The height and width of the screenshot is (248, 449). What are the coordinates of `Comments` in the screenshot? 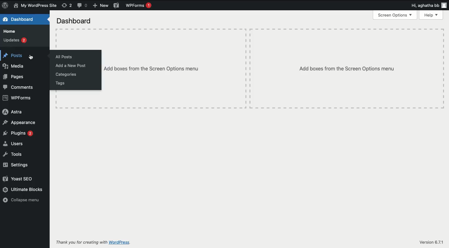 It's located at (81, 6).